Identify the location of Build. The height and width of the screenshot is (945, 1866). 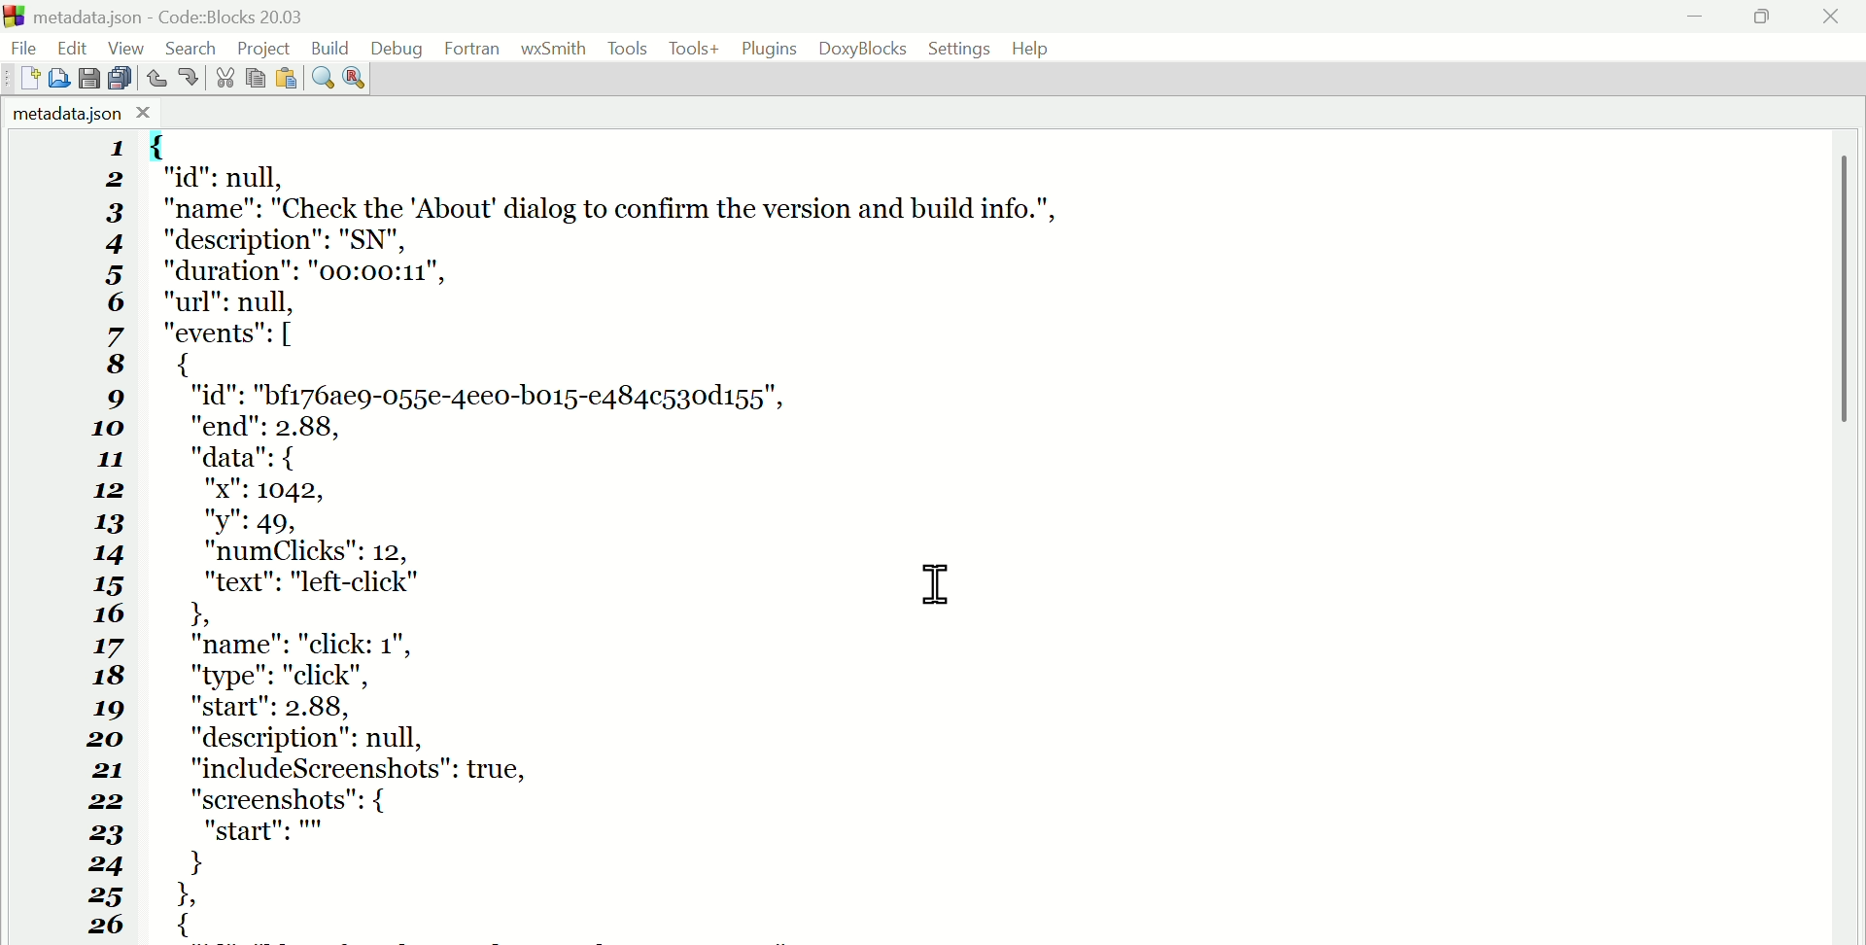
(330, 46).